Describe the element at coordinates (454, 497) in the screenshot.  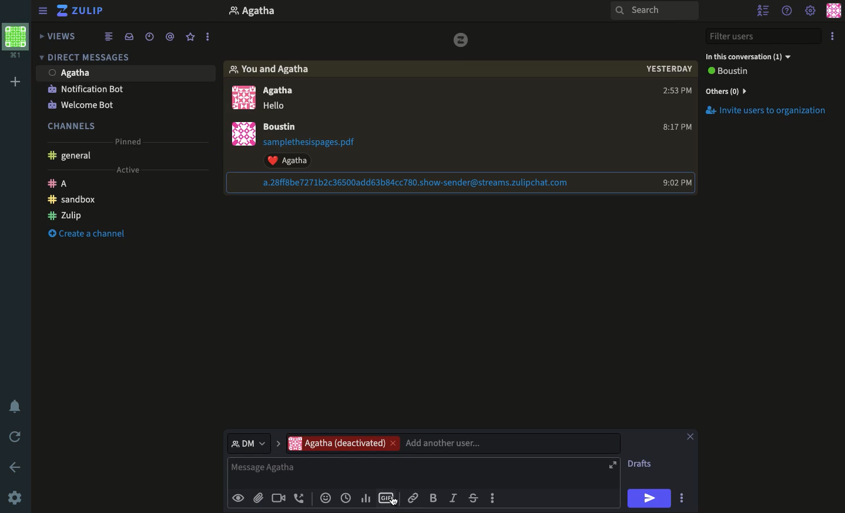
I see `Italics` at that location.